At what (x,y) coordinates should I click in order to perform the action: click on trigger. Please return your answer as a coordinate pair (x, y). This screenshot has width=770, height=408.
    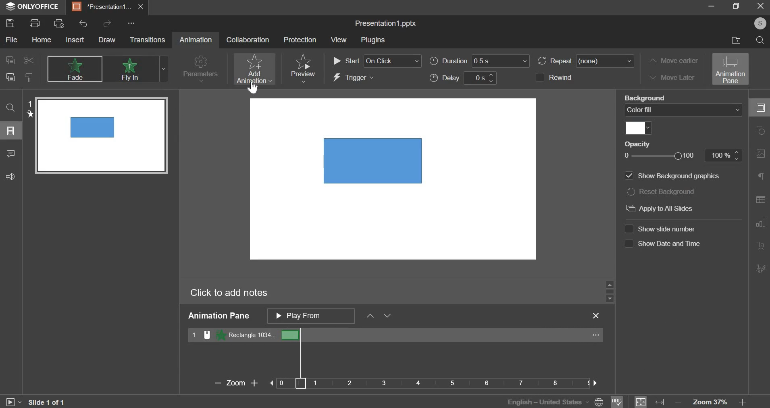
    Looking at the image, I should click on (355, 78).